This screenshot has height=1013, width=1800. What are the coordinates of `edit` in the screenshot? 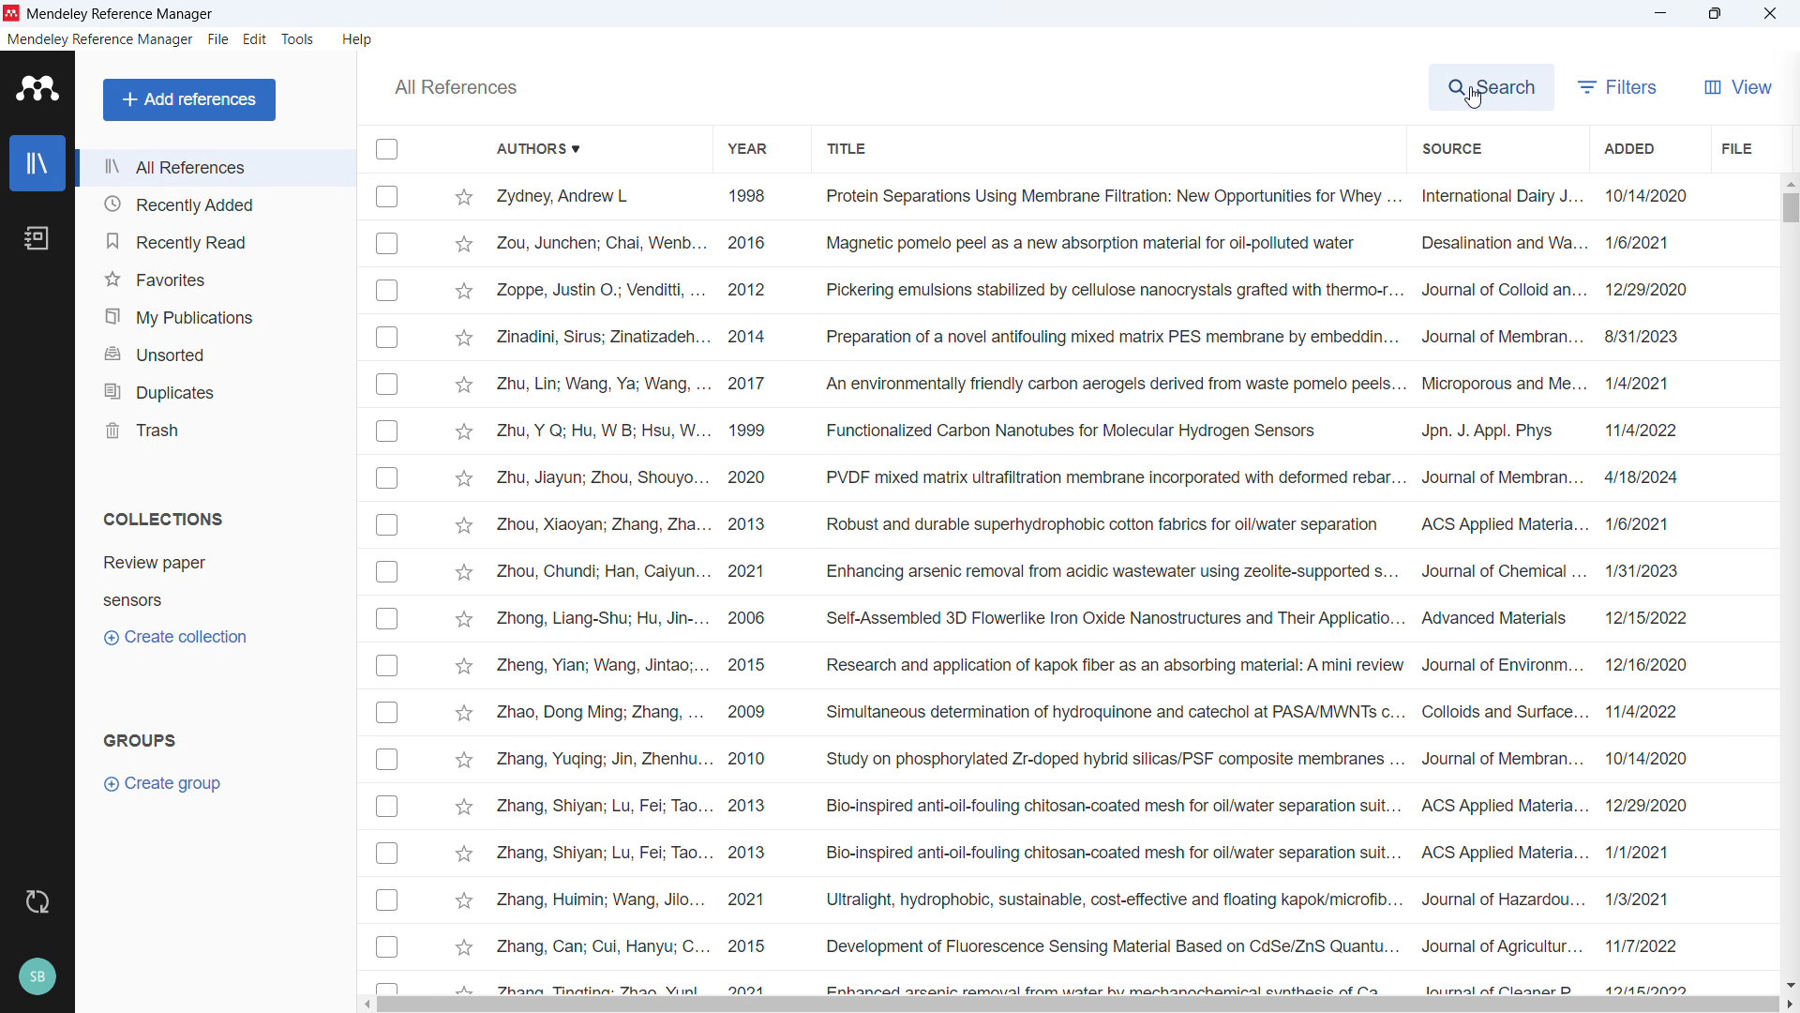 It's located at (255, 38).